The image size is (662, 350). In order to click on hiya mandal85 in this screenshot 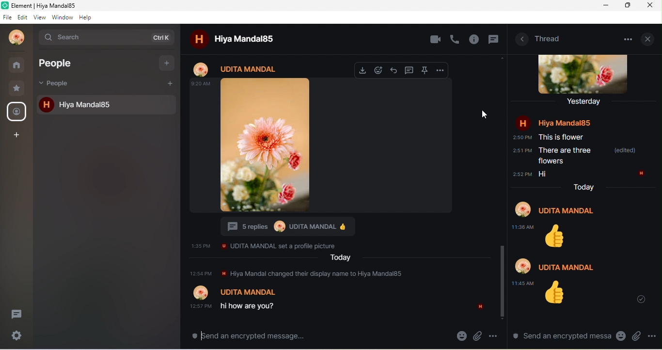, I will do `click(248, 38)`.